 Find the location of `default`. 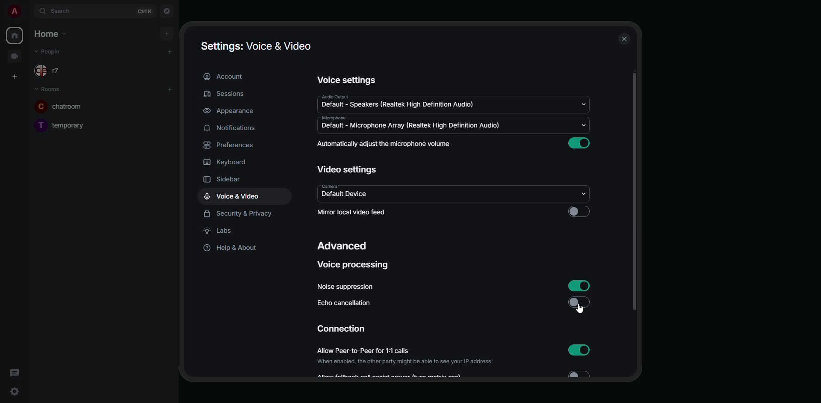

default is located at coordinates (399, 105).